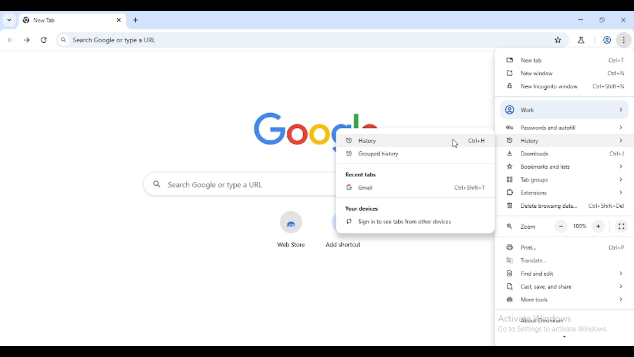  Describe the element at coordinates (455, 144) in the screenshot. I see `cursor` at that location.